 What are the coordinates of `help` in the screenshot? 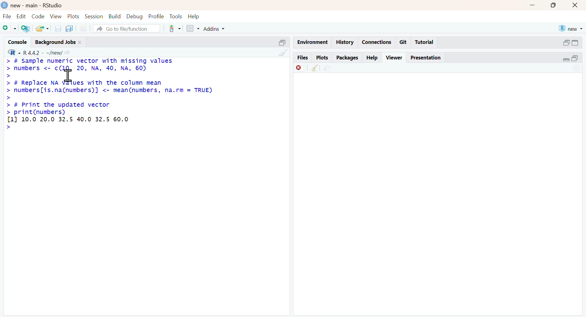 It's located at (194, 17).